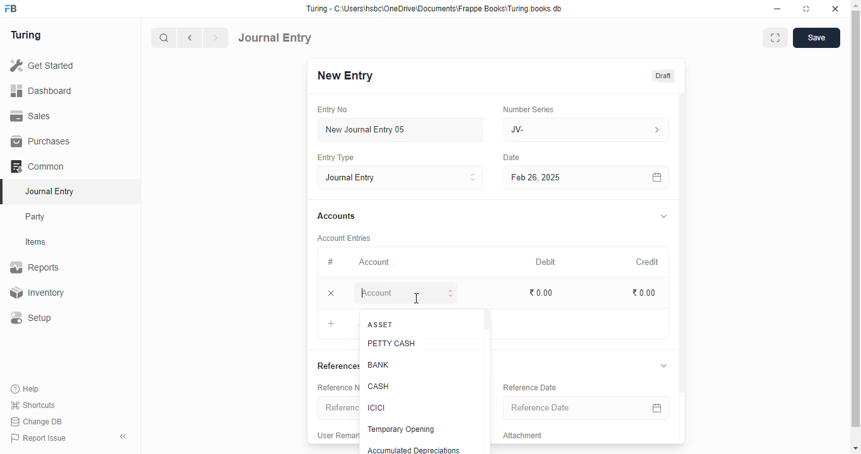 The height and width of the screenshot is (454, 861). Describe the element at coordinates (683, 267) in the screenshot. I see `scroll bar` at that location.